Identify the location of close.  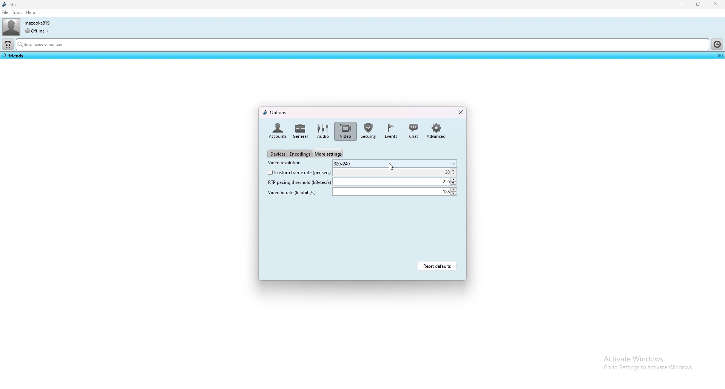
(716, 4).